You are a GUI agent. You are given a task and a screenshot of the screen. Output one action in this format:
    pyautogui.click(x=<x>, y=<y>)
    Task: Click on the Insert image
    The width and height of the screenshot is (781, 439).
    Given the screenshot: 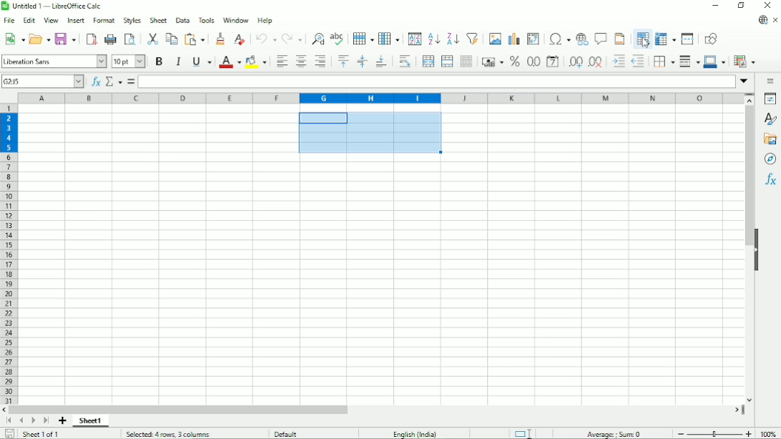 What is the action you would take?
    pyautogui.click(x=494, y=38)
    